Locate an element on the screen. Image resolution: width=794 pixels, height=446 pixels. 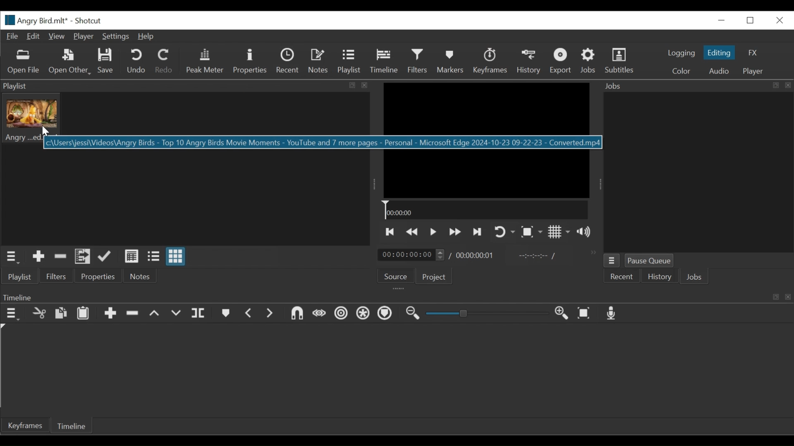
View as files is located at coordinates (154, 256).